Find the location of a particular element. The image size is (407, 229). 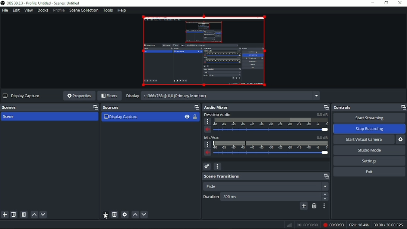

Stop recording is located at coordinates (369, 128).